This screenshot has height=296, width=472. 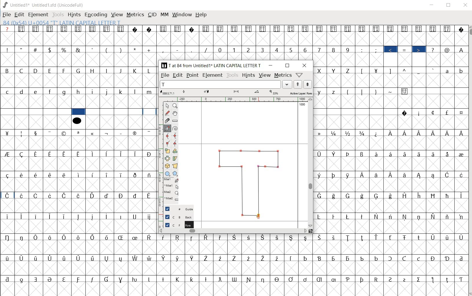 I want to click on Symbol, so click(x=460, y=237).